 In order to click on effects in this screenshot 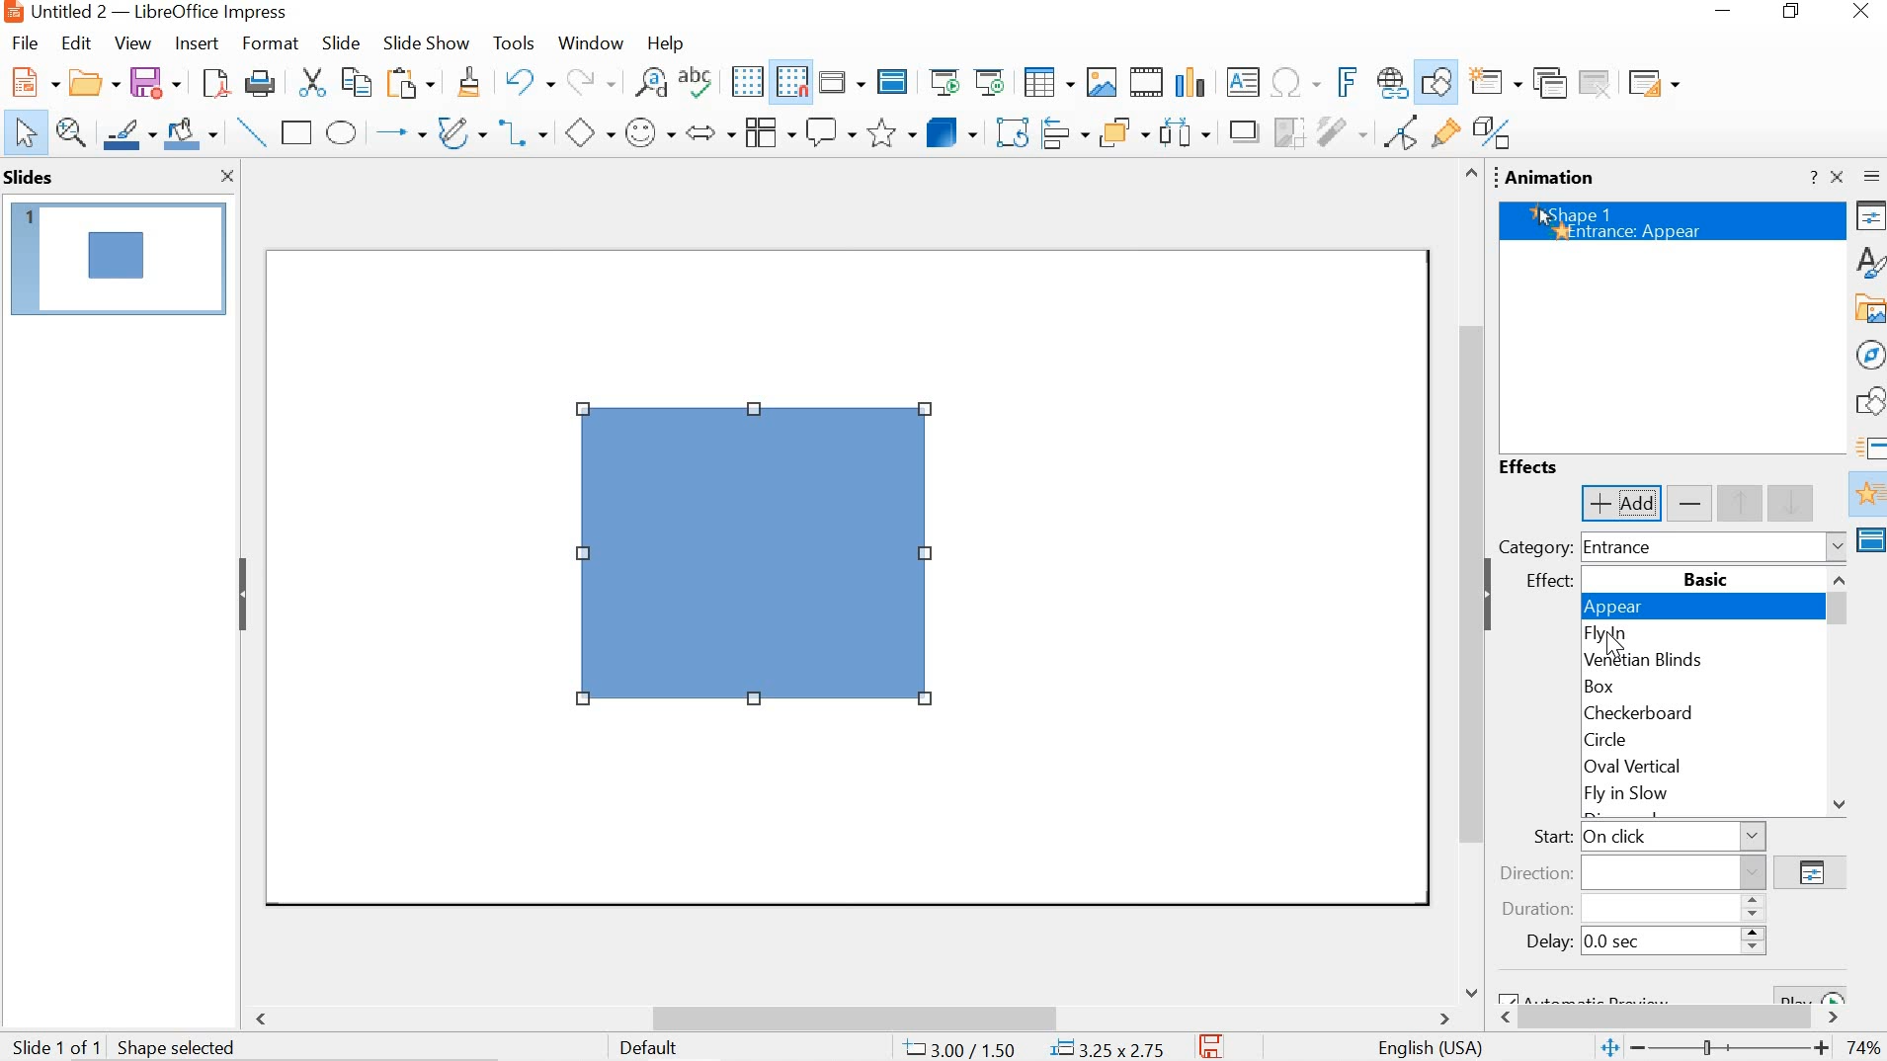, I will do `click(1534, 465)`.